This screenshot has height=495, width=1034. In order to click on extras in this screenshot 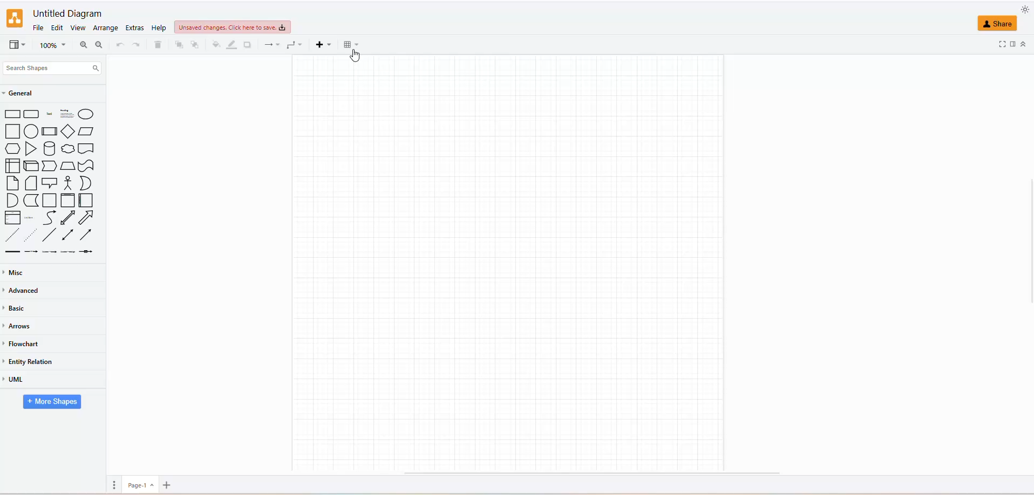, I will do `click(135, 28)`.